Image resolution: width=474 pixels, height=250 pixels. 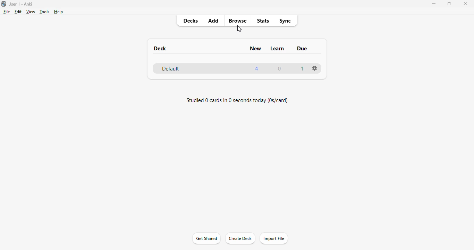 I want to click on edit, so click(x=18, y=12).